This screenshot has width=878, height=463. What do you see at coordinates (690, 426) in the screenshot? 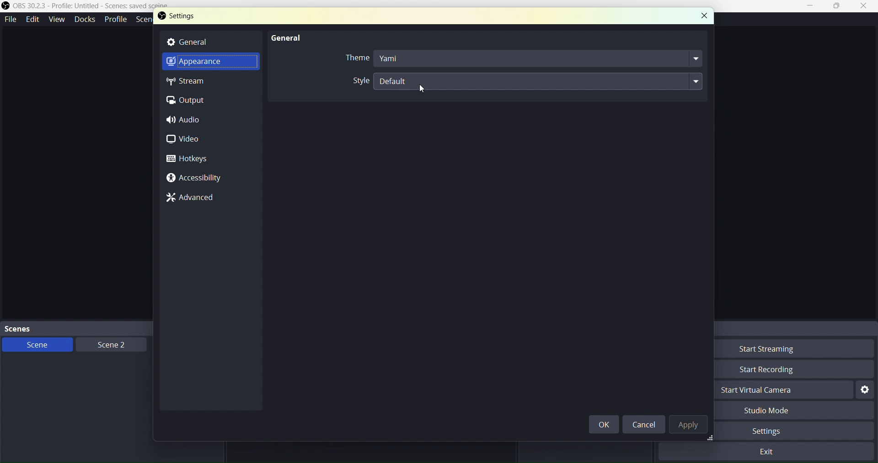
I see `Apply` at bounding box center [690, 426].